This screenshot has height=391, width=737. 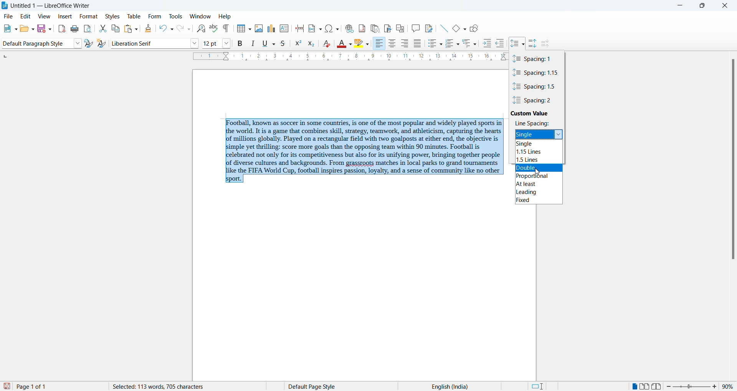 I want to click on spellings, so click(x=215, y=28).